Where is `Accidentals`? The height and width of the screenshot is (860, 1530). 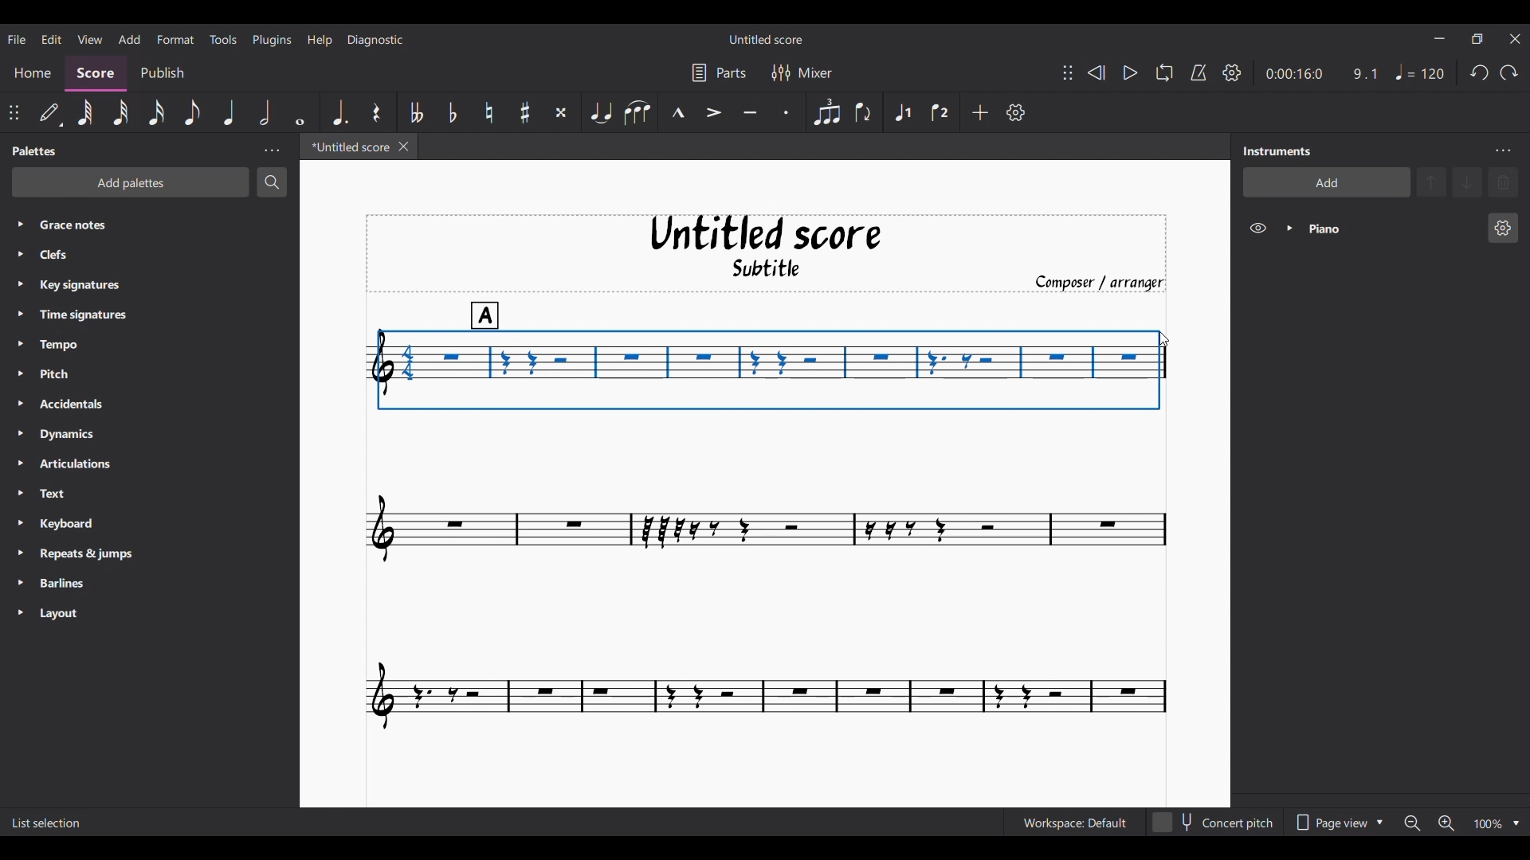 Accidentals is located at coordinates (95, 405).